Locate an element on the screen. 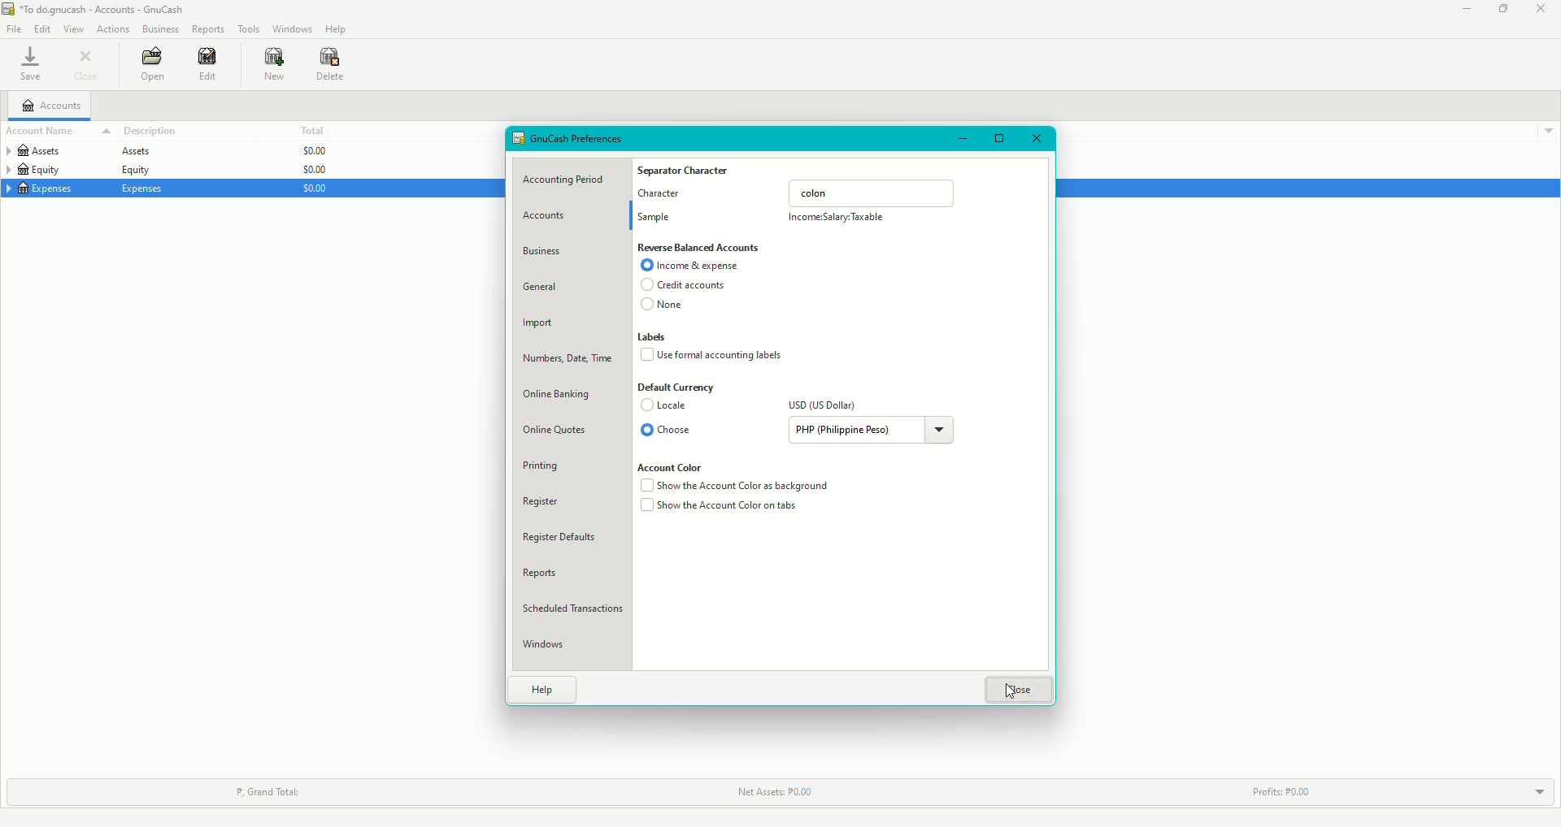 This screenshot has height=827, width=1561. Close is located at coordinates (1019, 691).